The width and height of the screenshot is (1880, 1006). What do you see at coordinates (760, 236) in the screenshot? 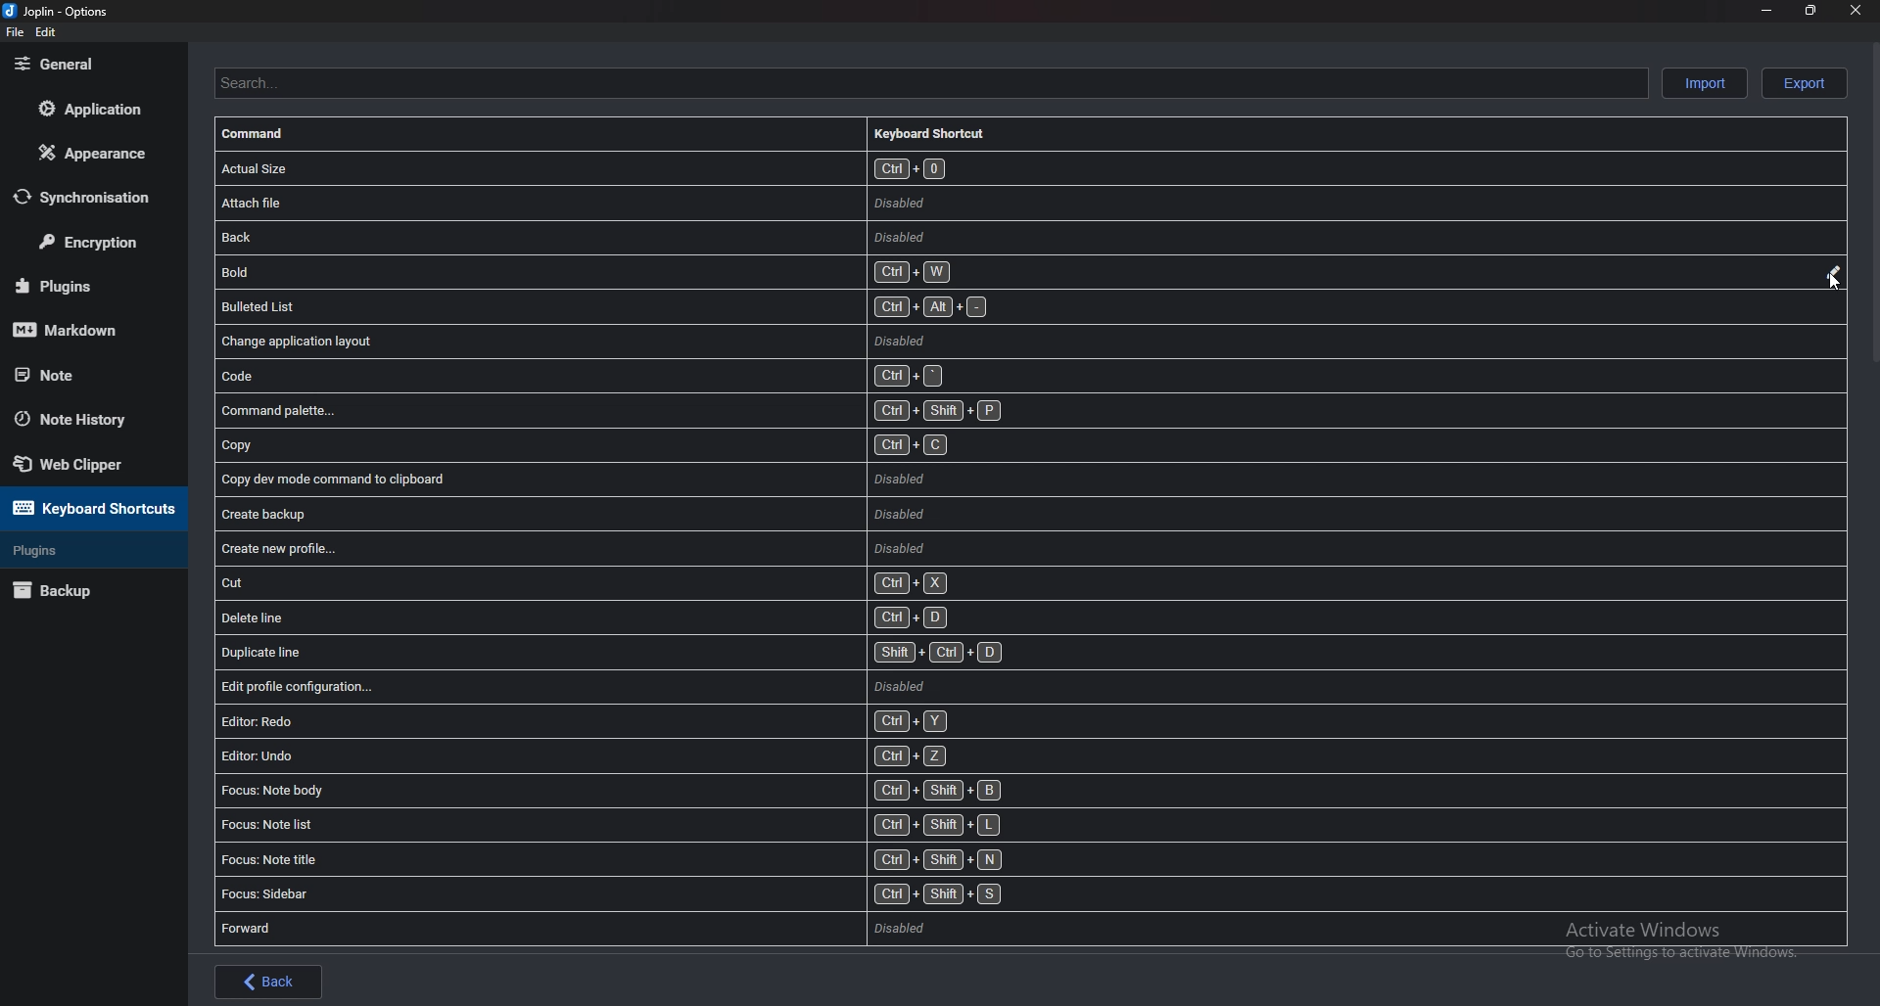
I see `back` at bounding box center [760, 236].